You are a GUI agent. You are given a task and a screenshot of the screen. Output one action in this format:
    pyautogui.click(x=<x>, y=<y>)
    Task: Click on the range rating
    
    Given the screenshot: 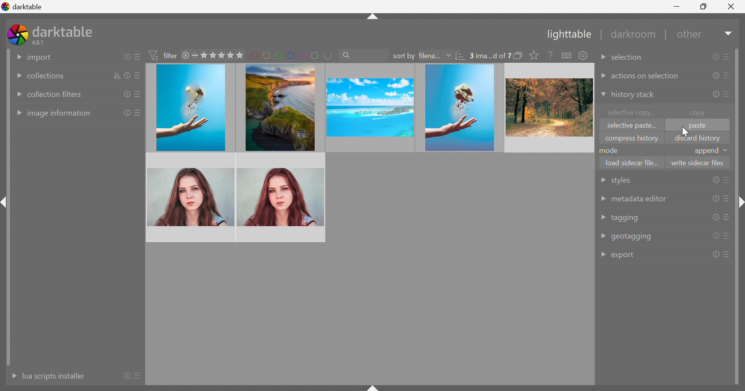 What is the action you would take?
    pyautogui.click(x=218, y=55)
    